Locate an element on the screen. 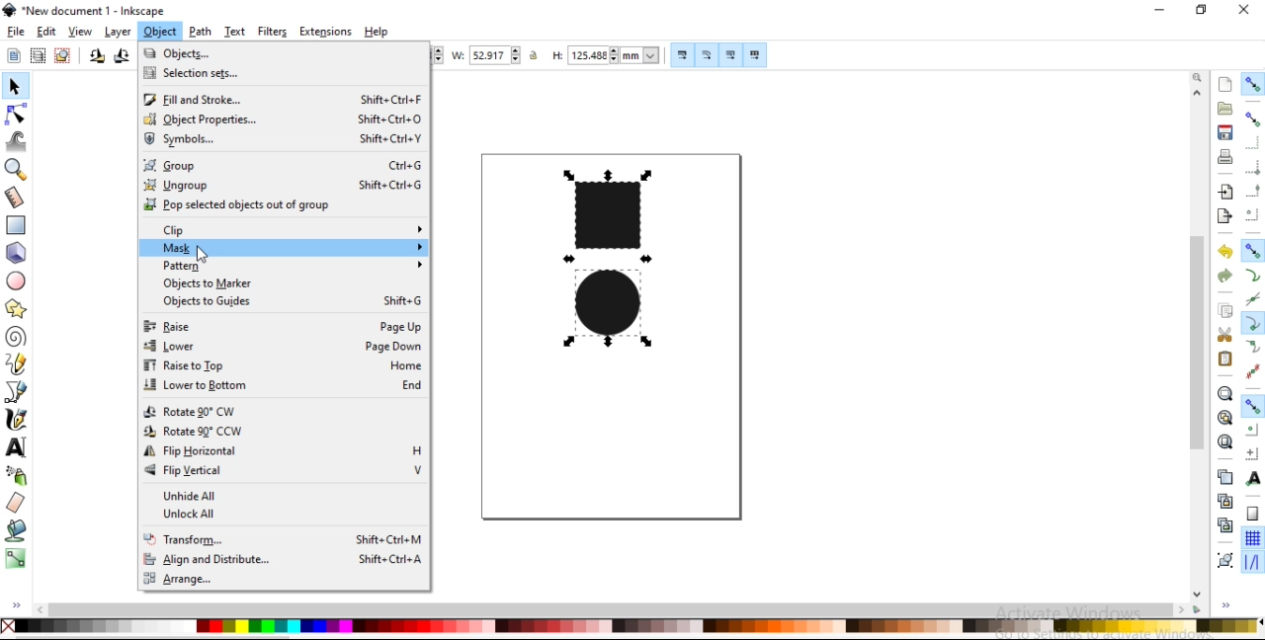 This screenshot has height=640, width=1265. objects to guides is located at coordinates (292, 301).